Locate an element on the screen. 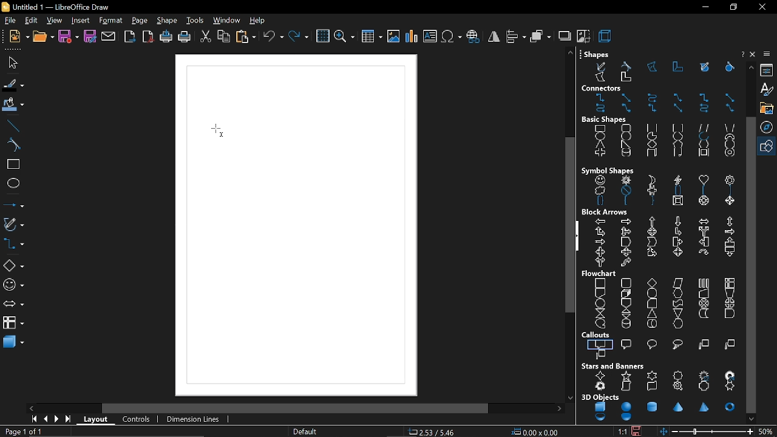 The image size is (777, 437). prohibited is located at coordinates (624, 191).